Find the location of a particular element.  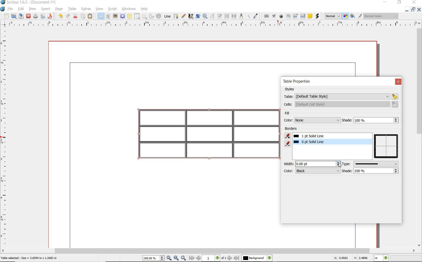

visual appearance of the display is located at coordinates (383, 17).